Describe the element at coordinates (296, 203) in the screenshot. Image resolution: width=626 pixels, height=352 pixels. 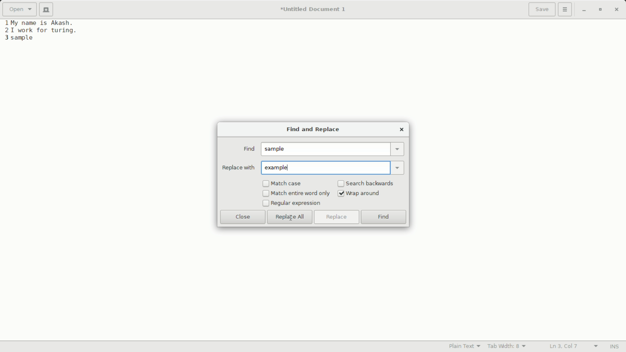
I see `regular expression` at that location.